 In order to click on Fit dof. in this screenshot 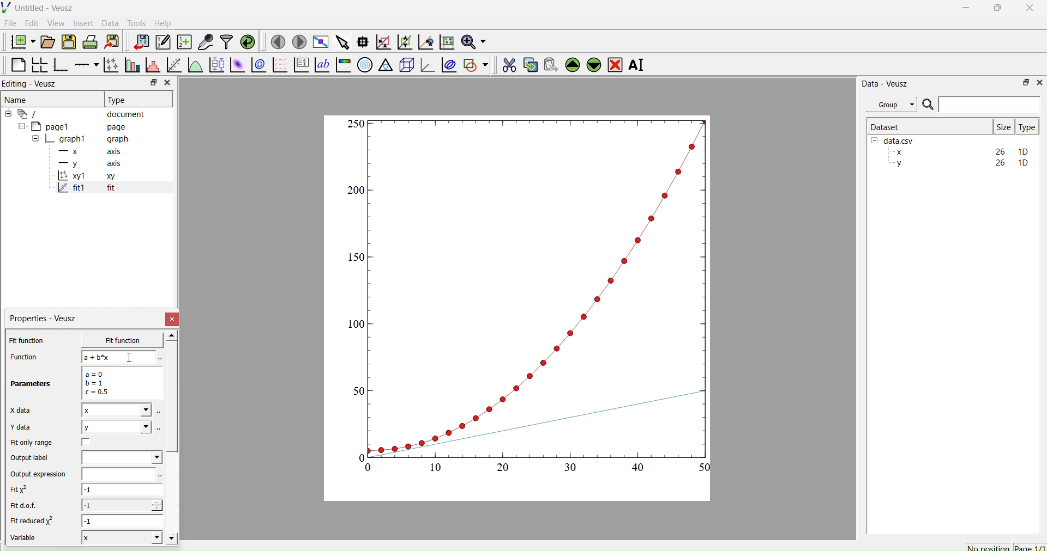, I will do `click(26, 506)`.